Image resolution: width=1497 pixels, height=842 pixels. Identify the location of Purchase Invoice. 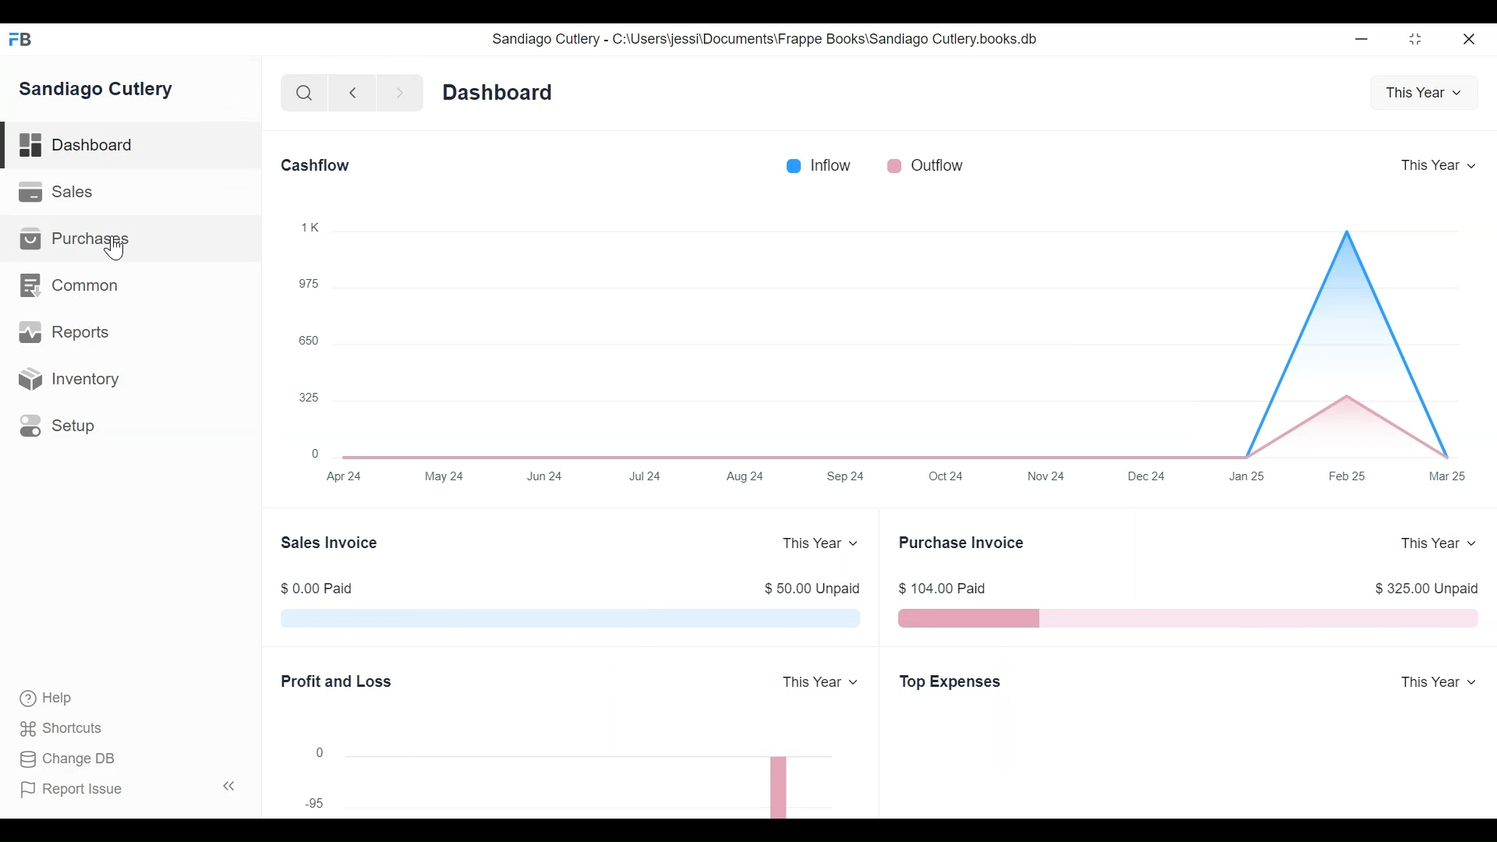
(970, 546).